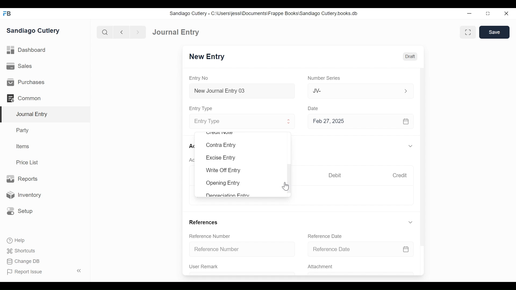  What do you see at coordinates (28, 162) in the screenshot?
I see `Price List` at bounding box center [28, 162].